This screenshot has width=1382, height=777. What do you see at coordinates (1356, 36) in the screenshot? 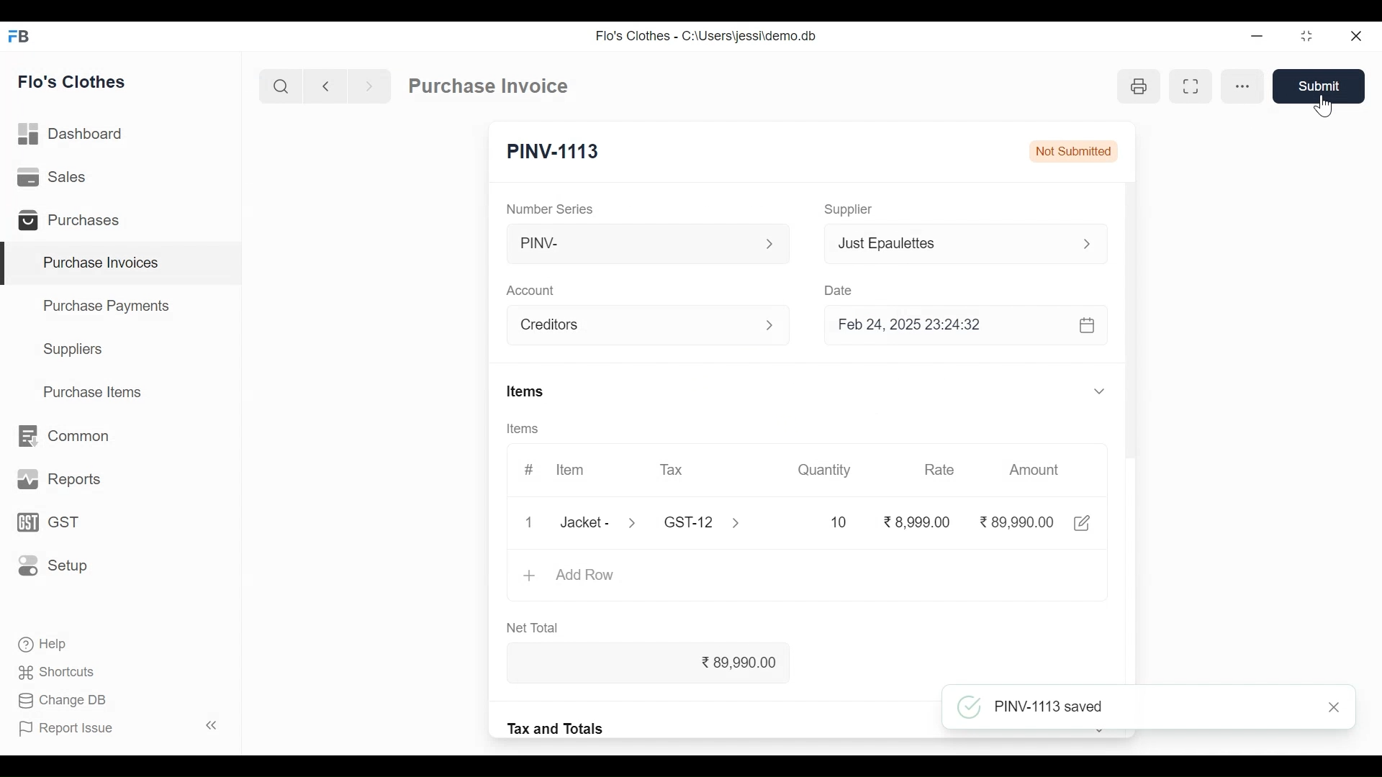
I see `Close` at bounding box center [1356, 36].